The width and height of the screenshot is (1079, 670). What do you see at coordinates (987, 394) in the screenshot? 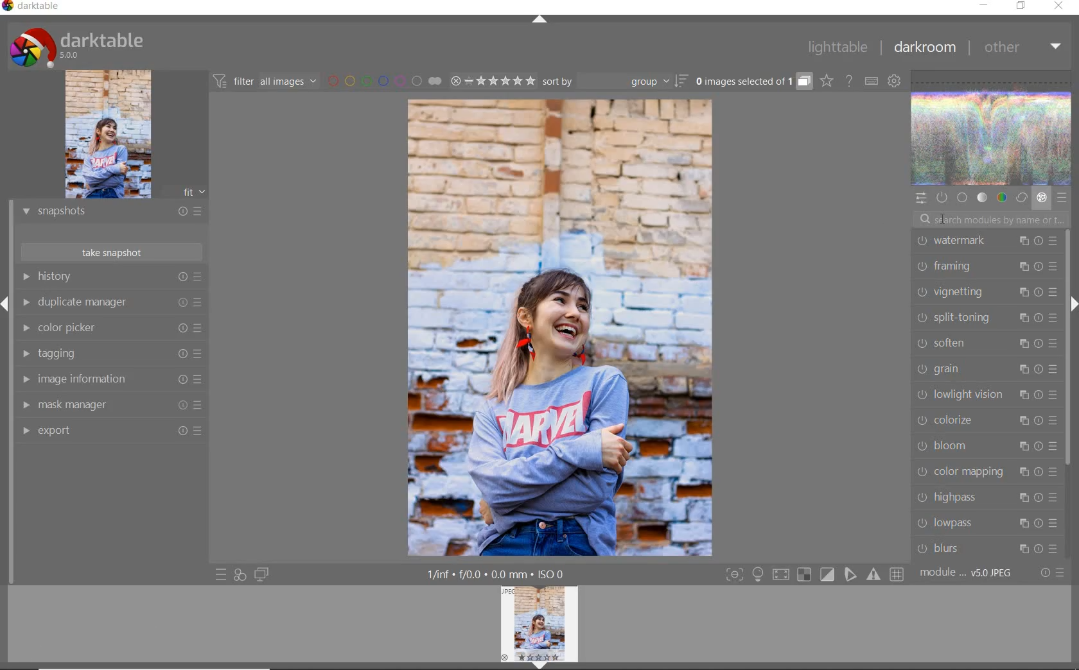
I see `lowlight vision` at bounding box center [987, 394].